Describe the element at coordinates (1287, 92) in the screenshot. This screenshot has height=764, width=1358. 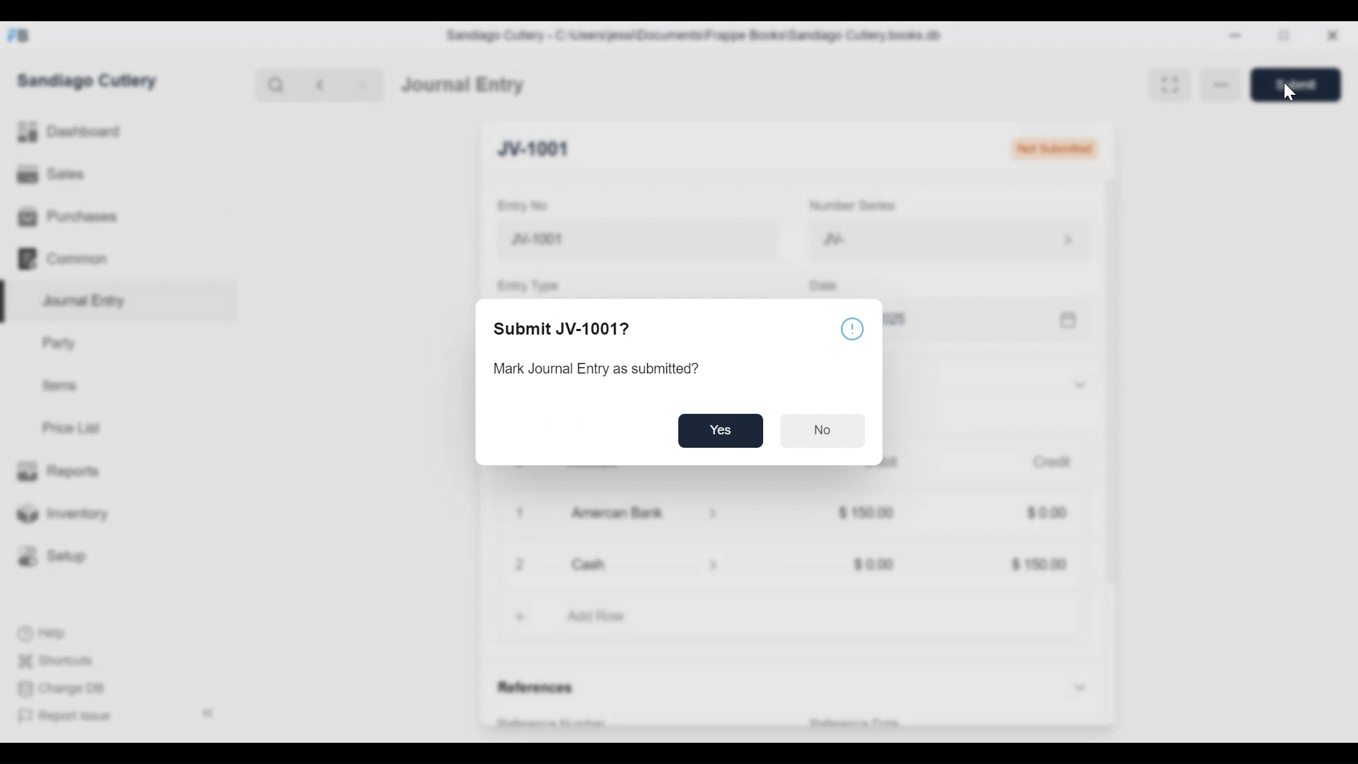
I see `cursor` at that location.